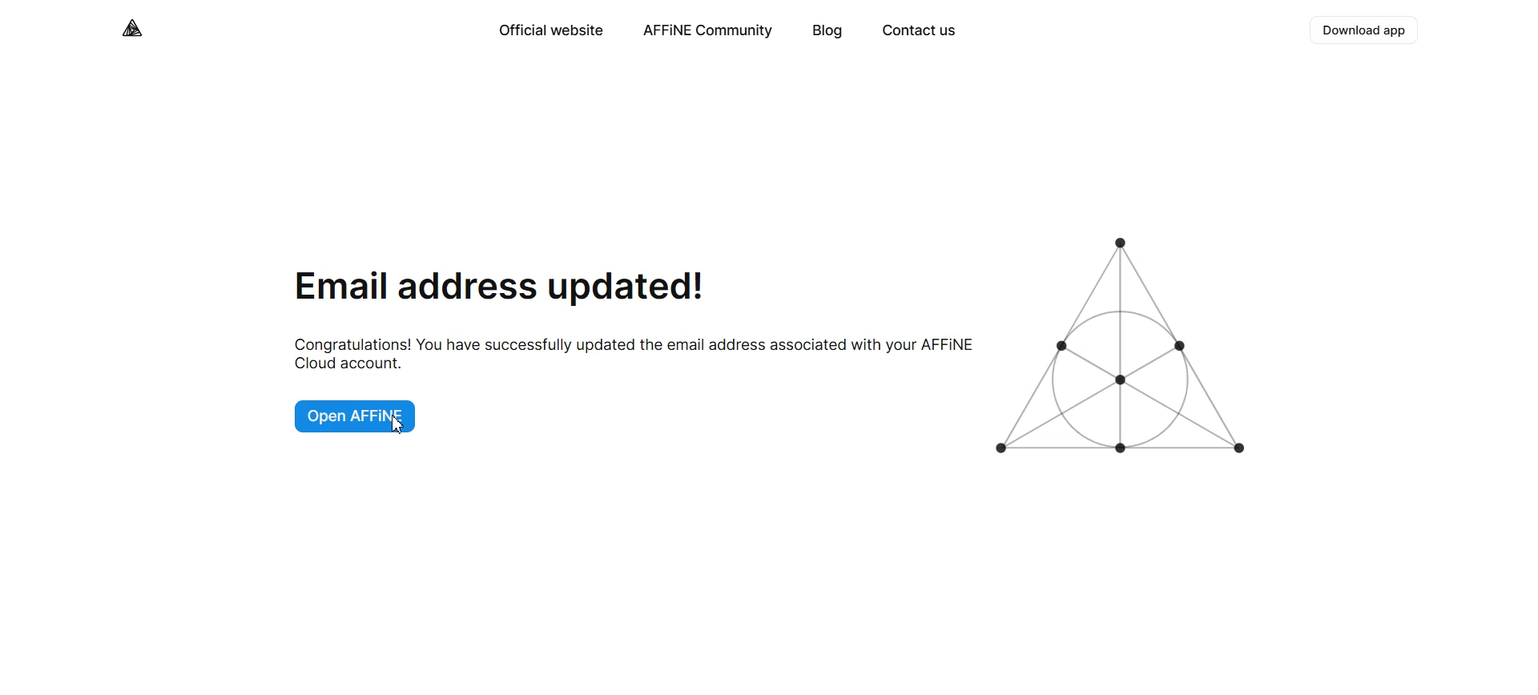  I want to click on Download app, so click(1366, 30).